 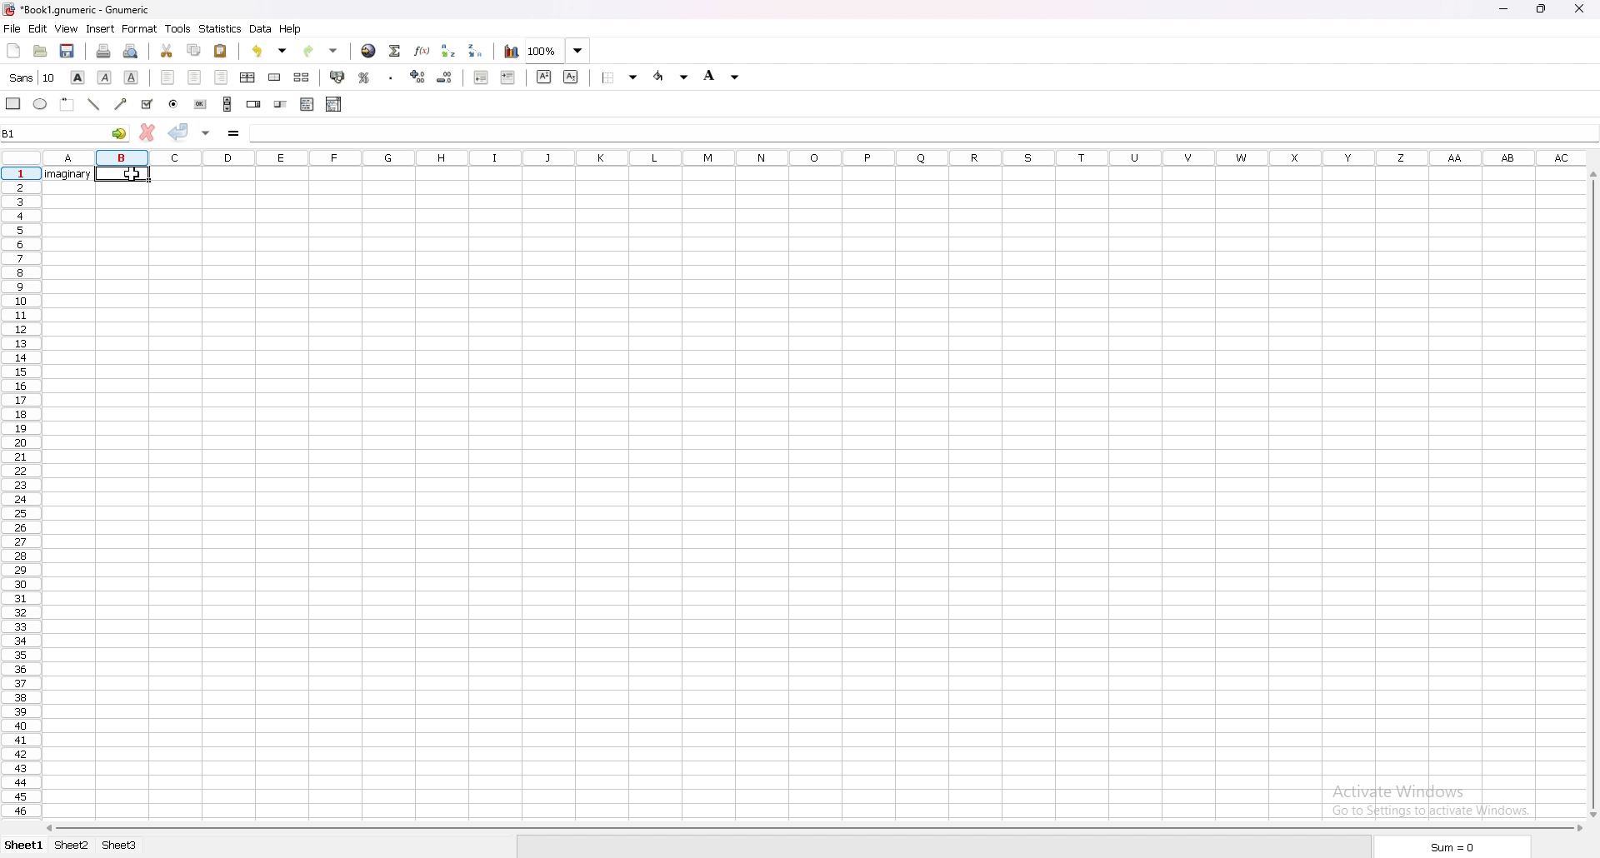 I want to click on thousands separator, so click(x=391, y=77).